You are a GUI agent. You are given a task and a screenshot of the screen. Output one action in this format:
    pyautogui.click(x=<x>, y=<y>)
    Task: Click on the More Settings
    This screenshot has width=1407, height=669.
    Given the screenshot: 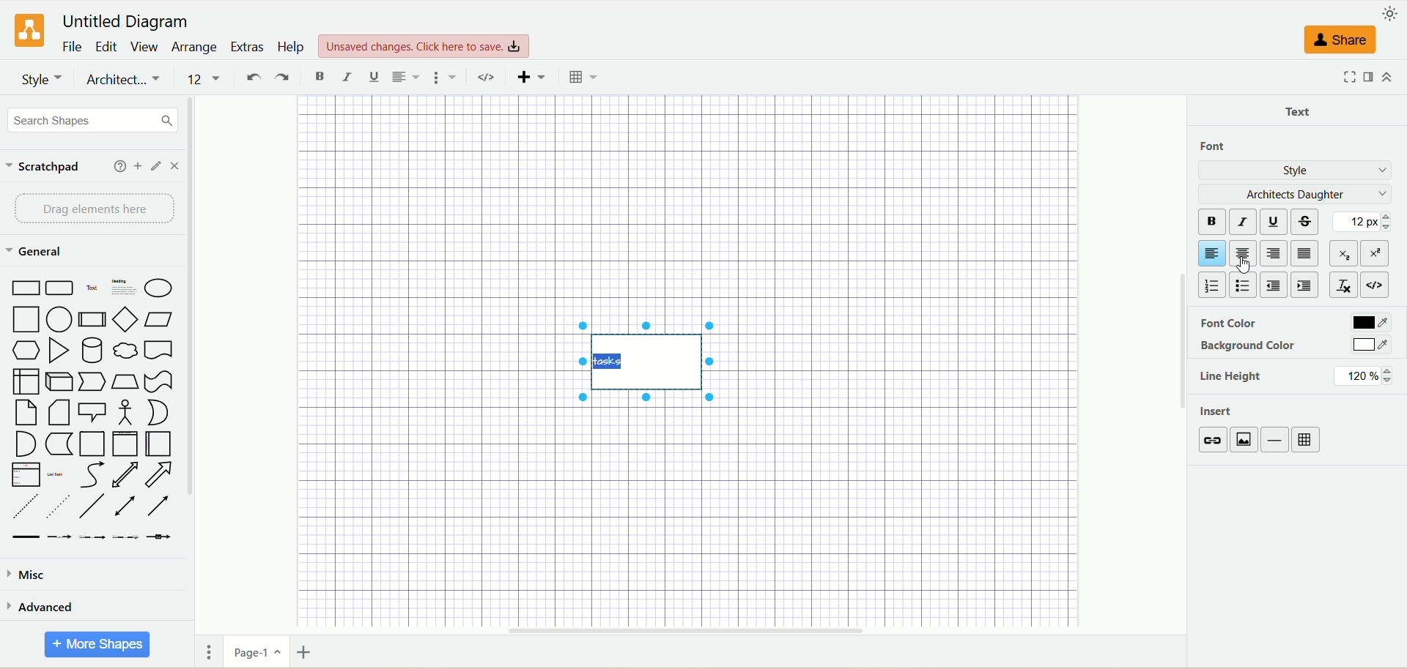 What is the action you would take?
    pyautogui.click(x=446, y=78)
    